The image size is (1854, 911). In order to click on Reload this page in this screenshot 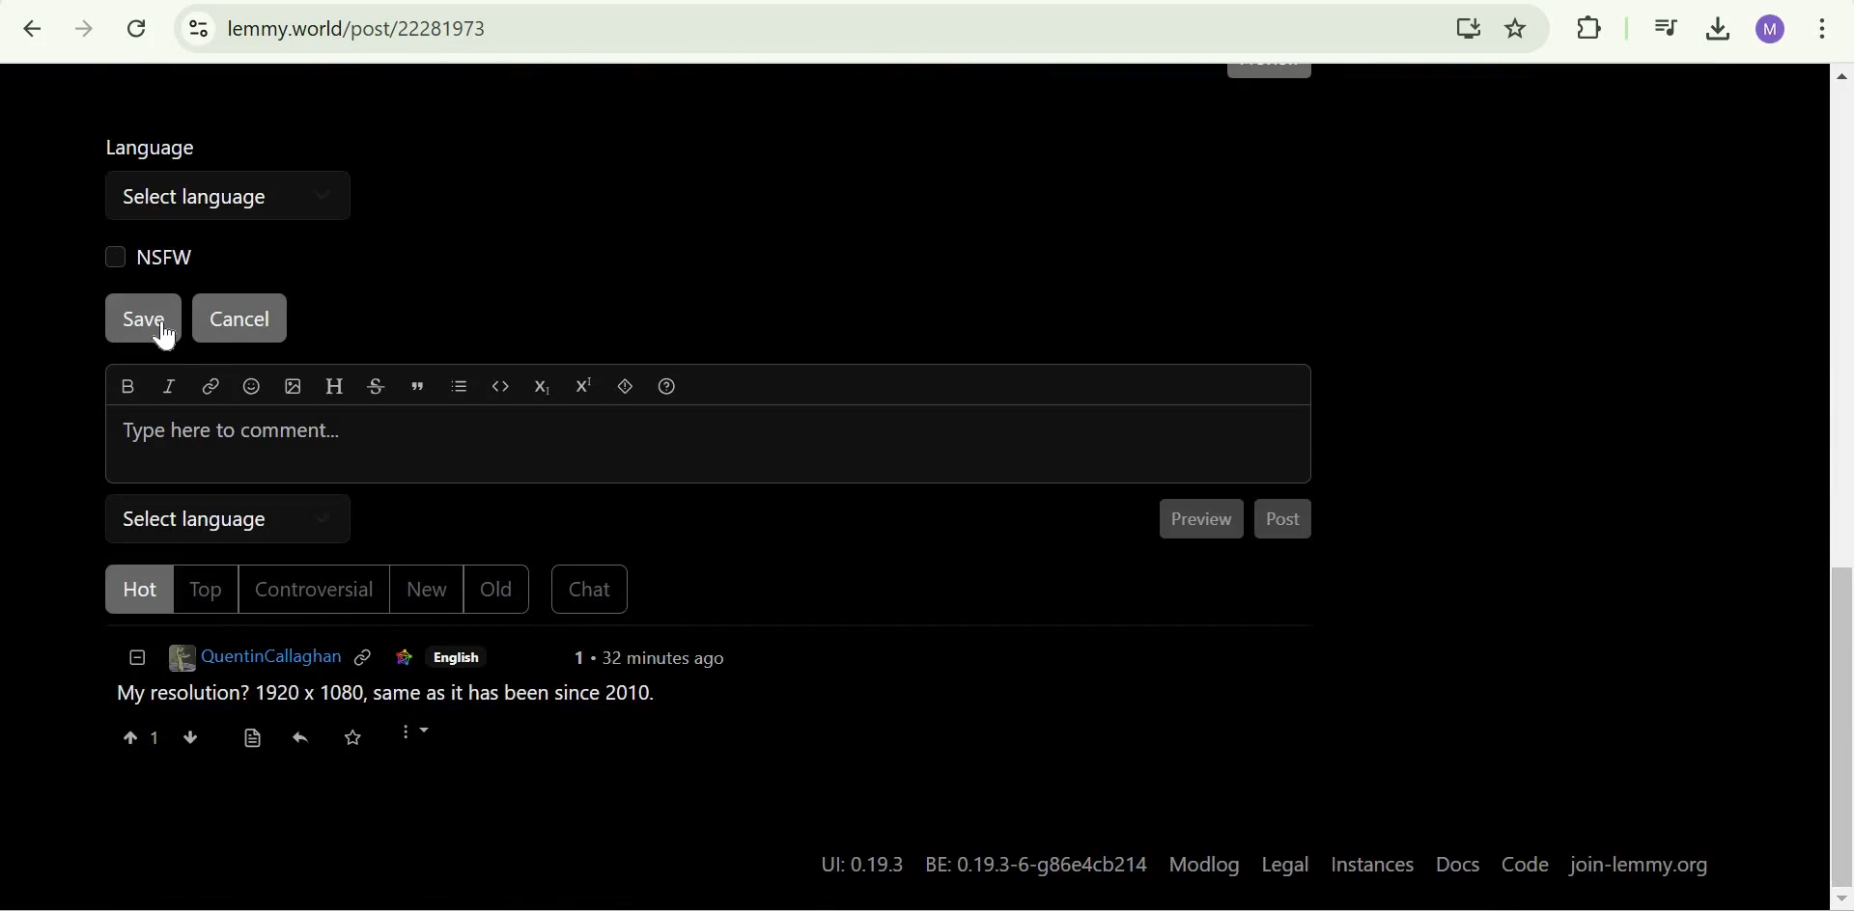, I will do `click(139, 28)`.